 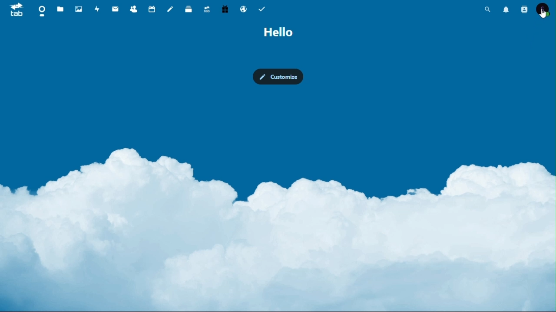 What do you see at coordinates (78, 8) in the screenshot?
I see `photos` at bounding box center [78, 8].